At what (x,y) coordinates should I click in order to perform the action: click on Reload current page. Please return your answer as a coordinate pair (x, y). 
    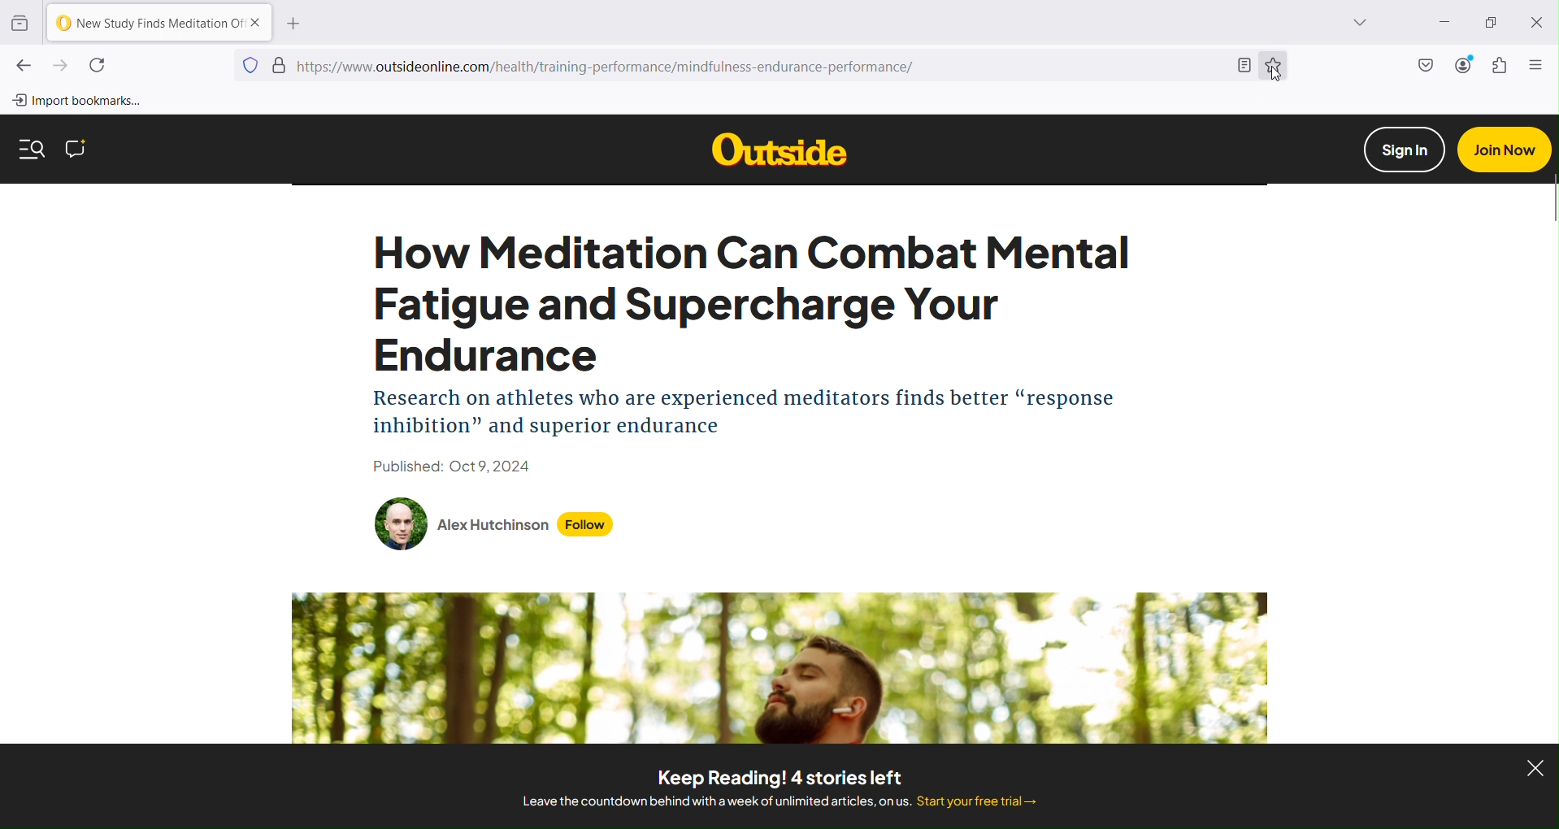
    Looking at the image, I should click on (100, 65).